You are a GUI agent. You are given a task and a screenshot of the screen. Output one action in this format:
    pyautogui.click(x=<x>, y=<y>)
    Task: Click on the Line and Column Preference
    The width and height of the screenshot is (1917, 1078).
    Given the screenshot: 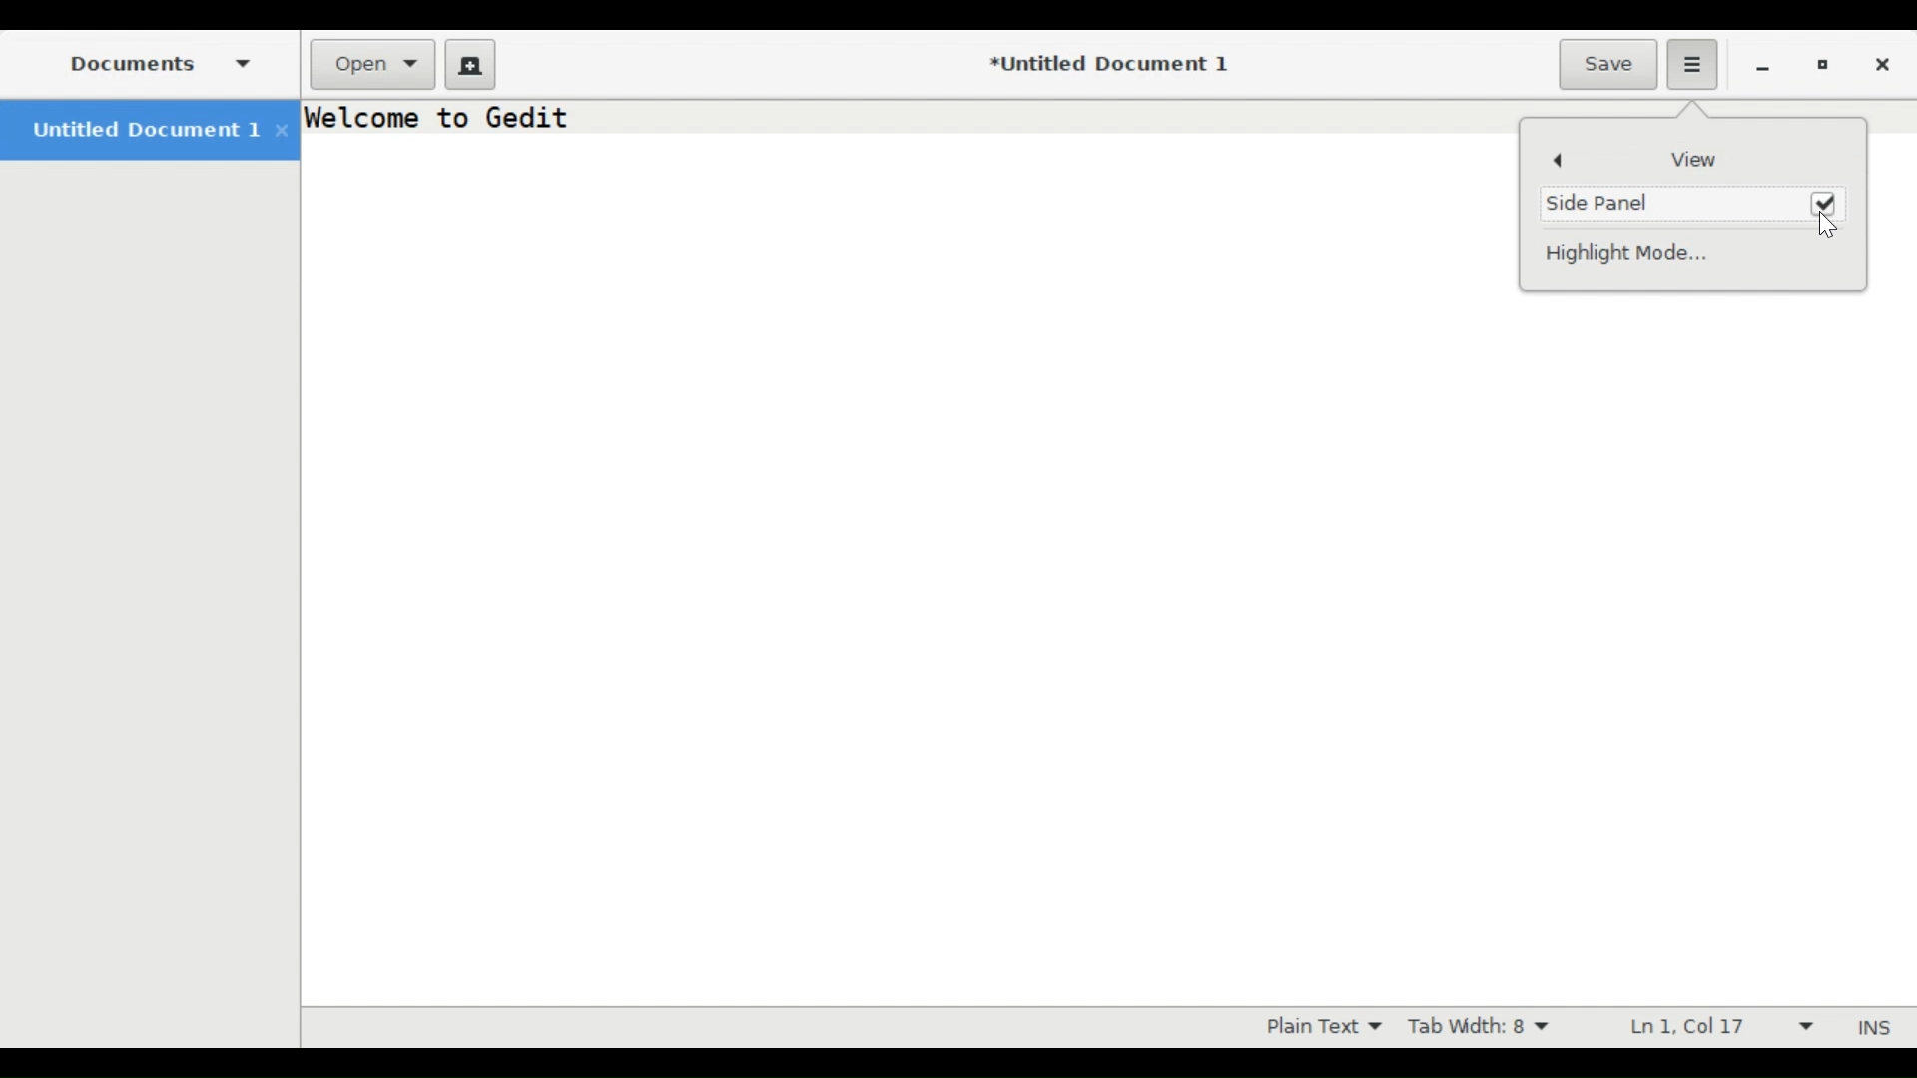 What is the action you would take?
    pyautogui.click(x=1714, y=1028)
    